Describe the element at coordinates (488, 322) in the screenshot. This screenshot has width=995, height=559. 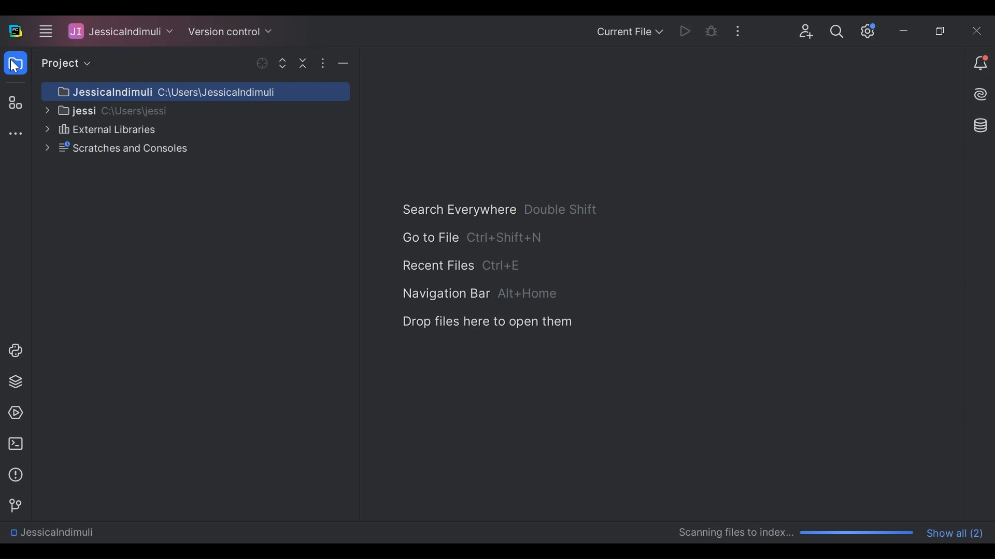
I see `Drop Files here to Open` at that location.